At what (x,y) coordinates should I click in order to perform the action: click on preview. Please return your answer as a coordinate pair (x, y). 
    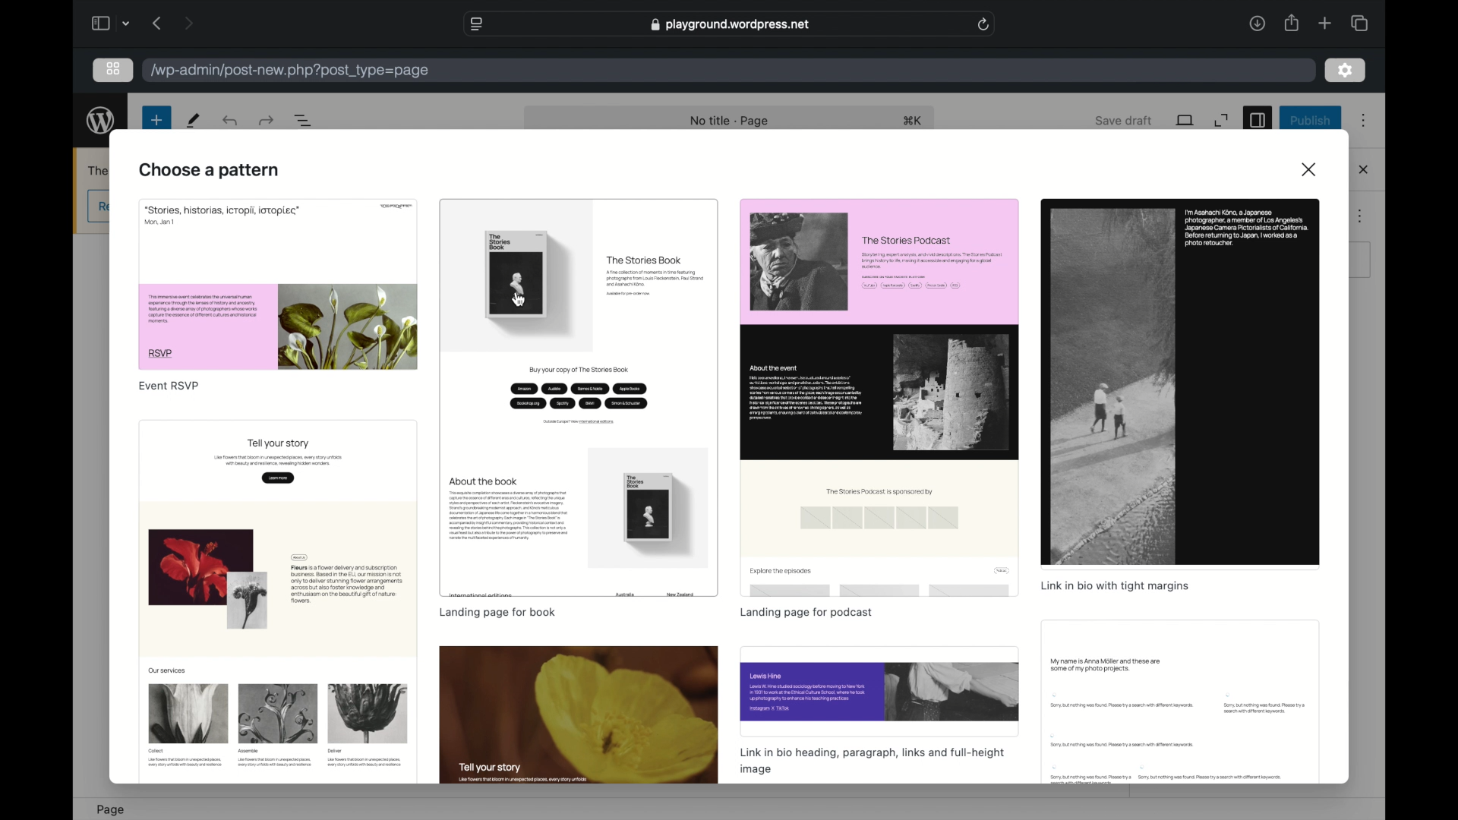
    Looking at the image, I should click on (882, 398).